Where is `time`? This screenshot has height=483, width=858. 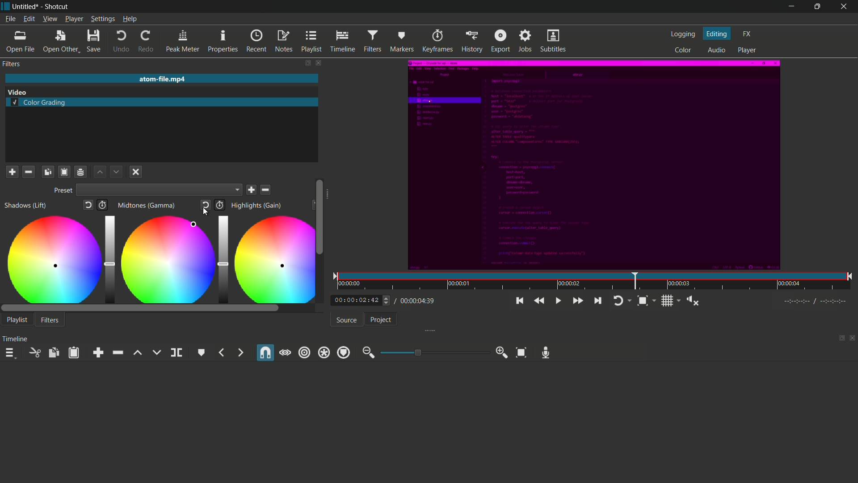
time is located at coordinates (597, 283).